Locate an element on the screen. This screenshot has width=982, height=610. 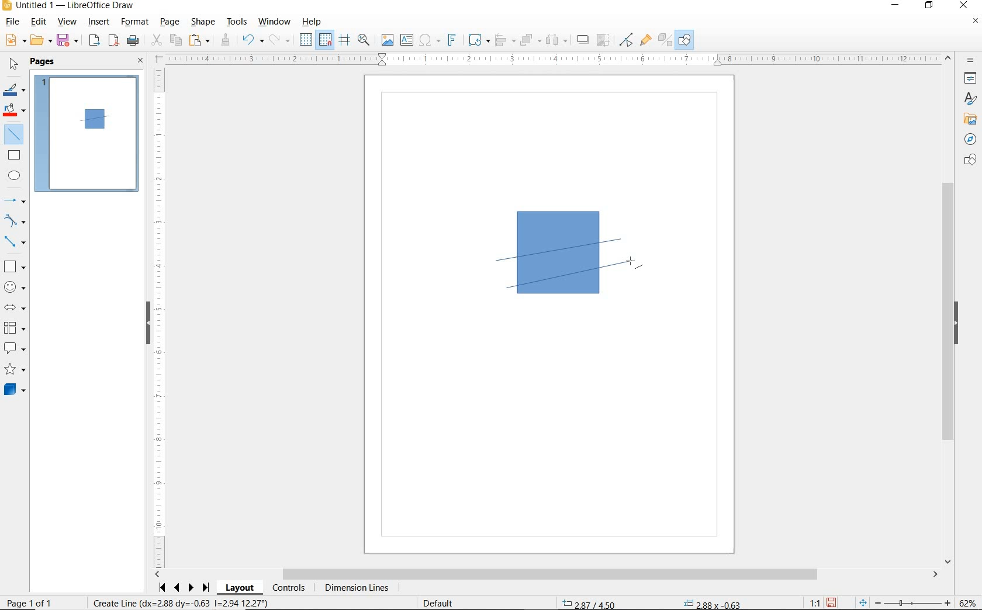
3D SHAPES is located at coordinates (15, 390).